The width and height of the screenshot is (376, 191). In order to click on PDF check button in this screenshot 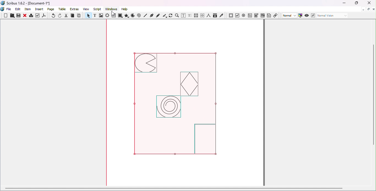, I will do `click(238, 15)`.